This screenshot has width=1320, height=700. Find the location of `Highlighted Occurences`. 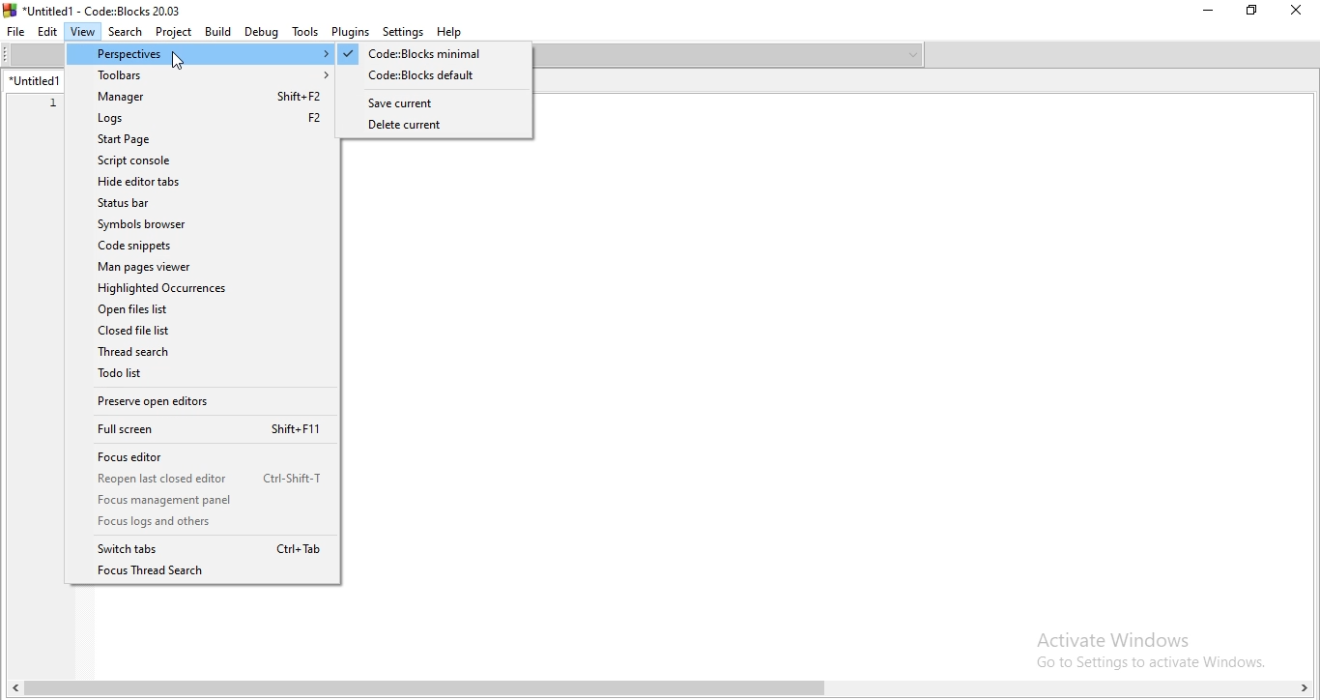

Highlighted Occurences is located at coordinates (204, 285).